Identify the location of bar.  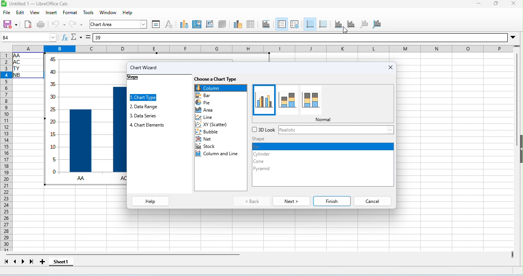
(216, 96).